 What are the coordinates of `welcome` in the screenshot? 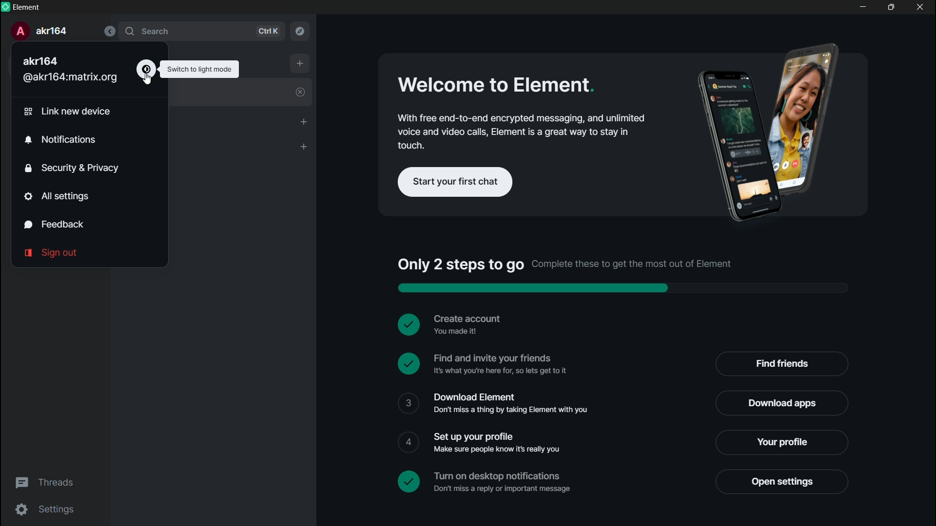 It's located at (227, 92).